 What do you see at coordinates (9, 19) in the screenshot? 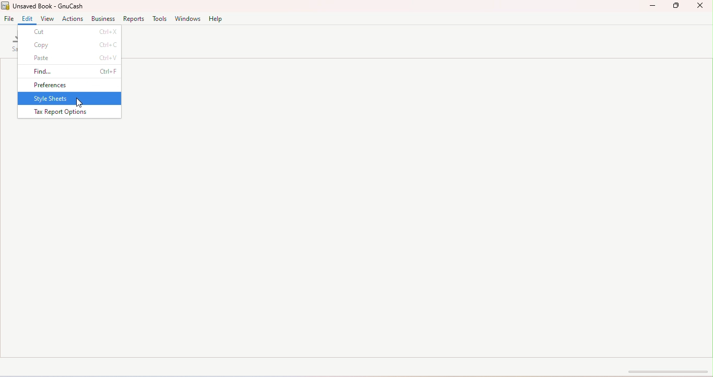
I see `File` at bounding box center [9, 19].